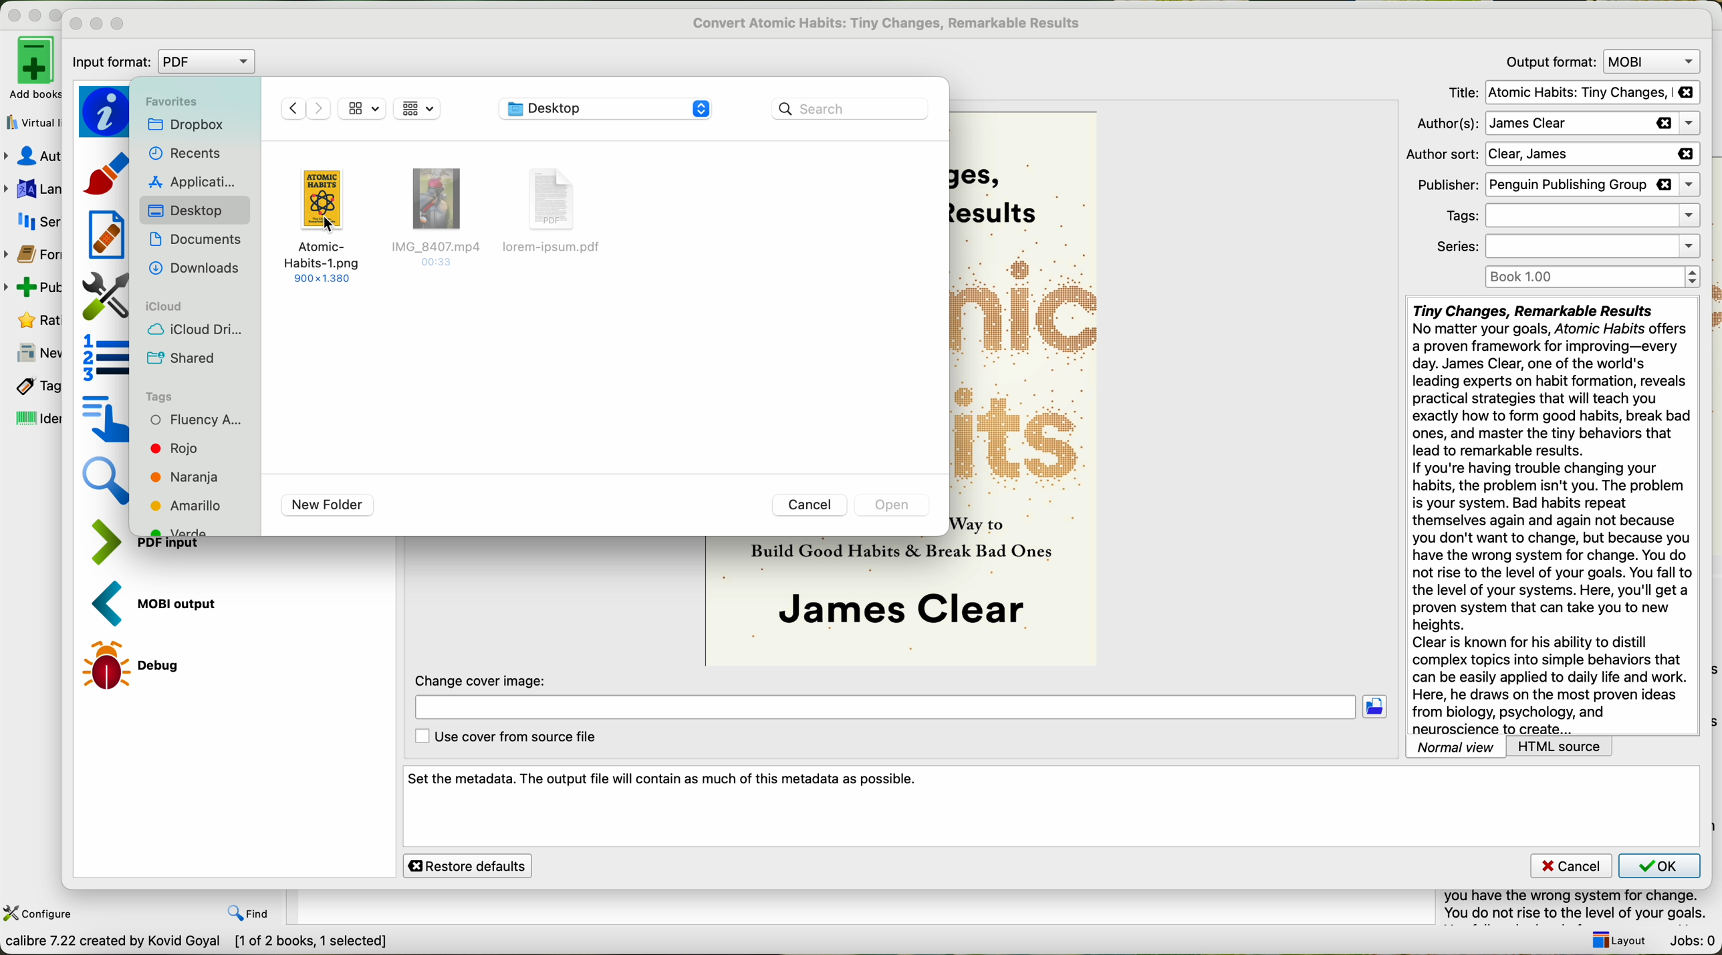 Image resolution: width=1722 pixels, height=955 pixels. I want to click on rating, so click(37, 319).